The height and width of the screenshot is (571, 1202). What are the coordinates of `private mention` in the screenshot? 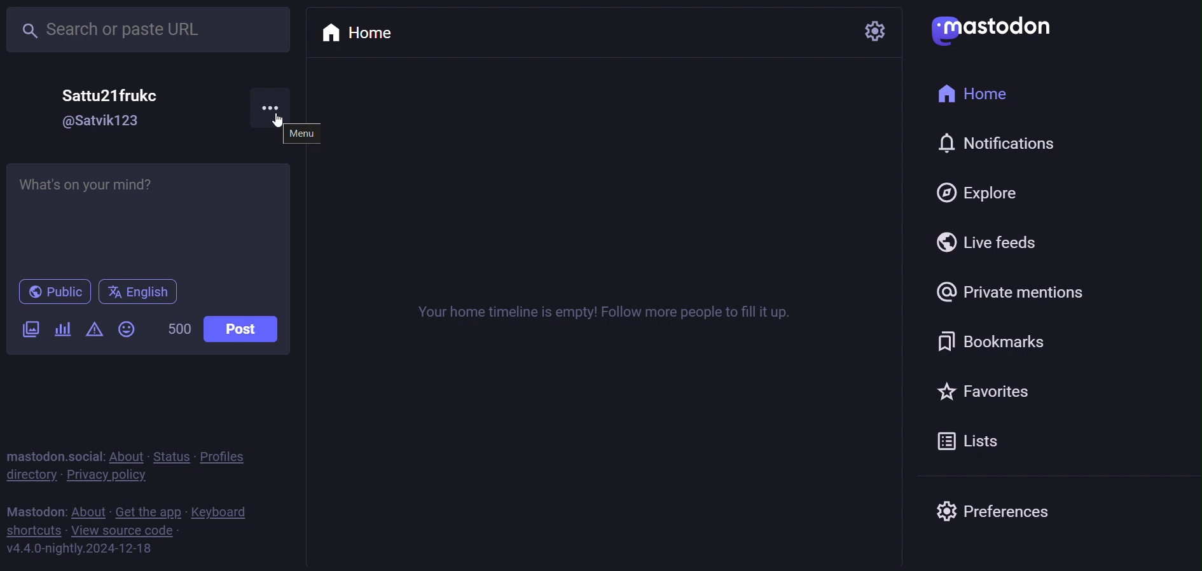 It's located at (1005, 294).